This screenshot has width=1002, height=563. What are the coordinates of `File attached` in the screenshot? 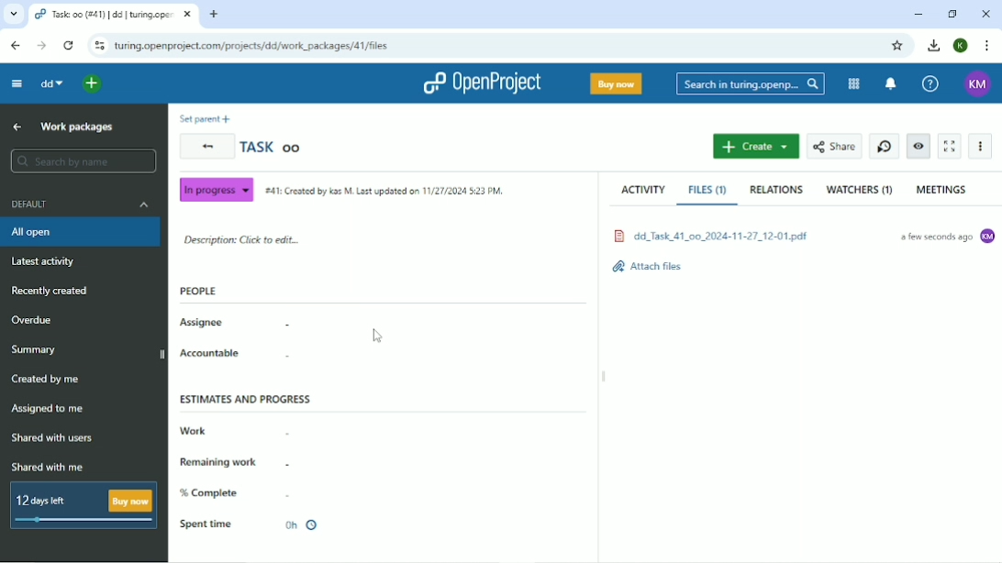 It's located at (803, 237).